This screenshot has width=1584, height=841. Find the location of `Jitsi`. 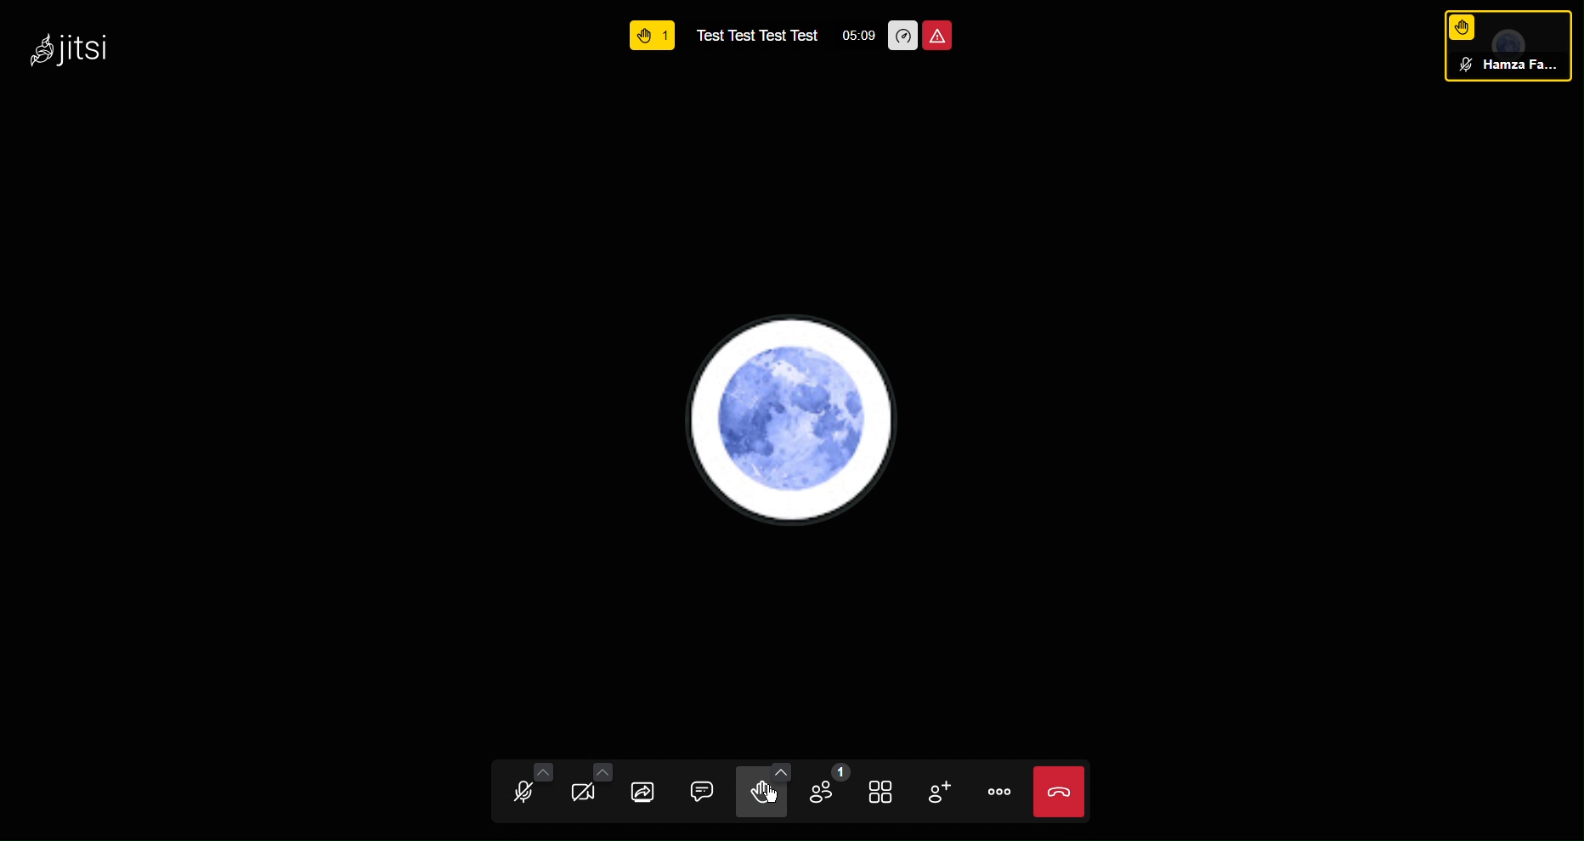

Jitsi is located at coordinates (65, 48).